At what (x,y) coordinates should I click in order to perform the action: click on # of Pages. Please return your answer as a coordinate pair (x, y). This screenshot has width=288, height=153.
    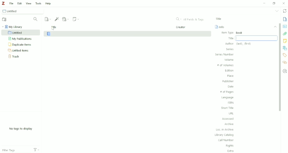
    Looking at the image, I should click on (227, 92).